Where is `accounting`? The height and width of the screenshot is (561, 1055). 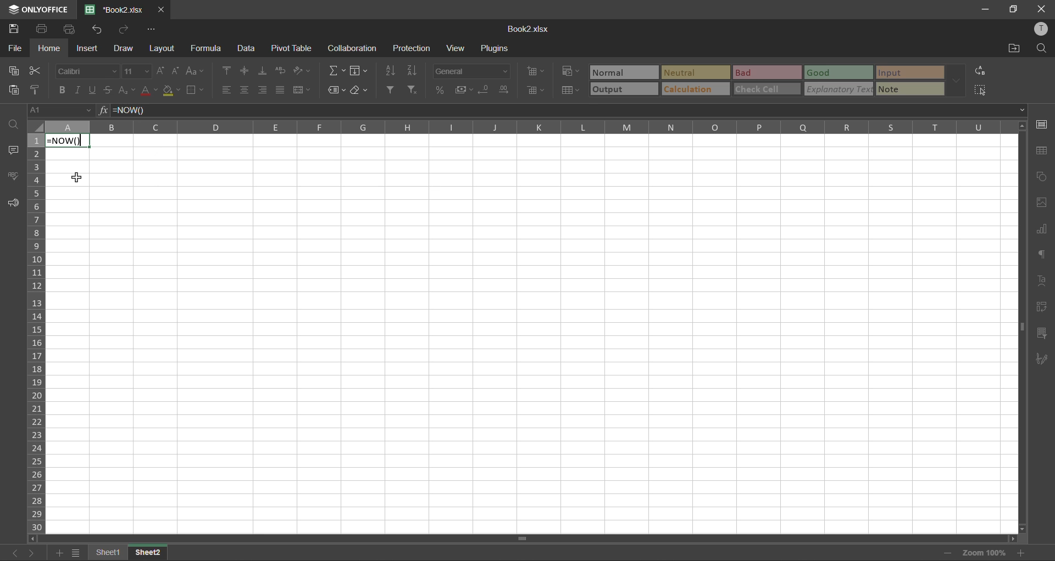
accounting is located at coordinates (466, 90).